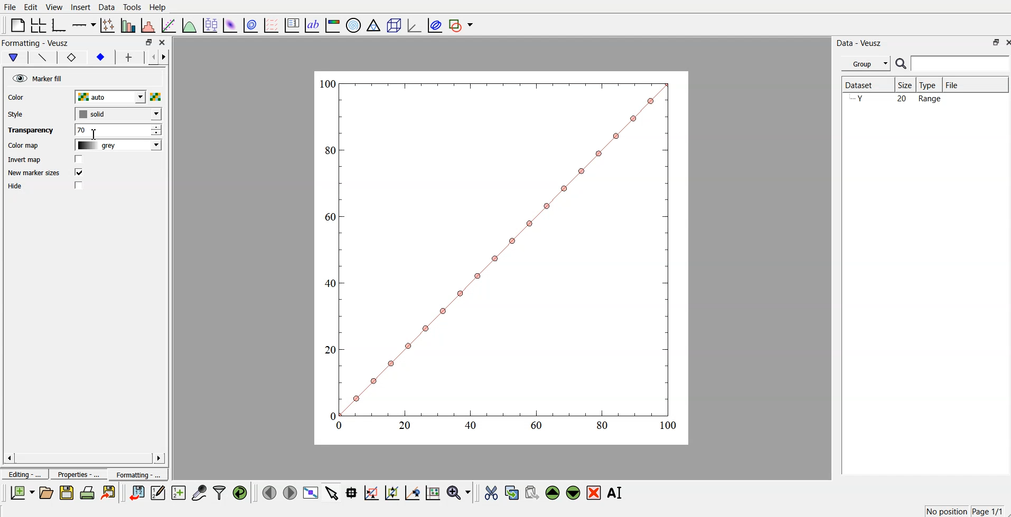 Image resolution: width=1011 pixels, height=517 pixels. I want to click on Hide, so click(18, 187).